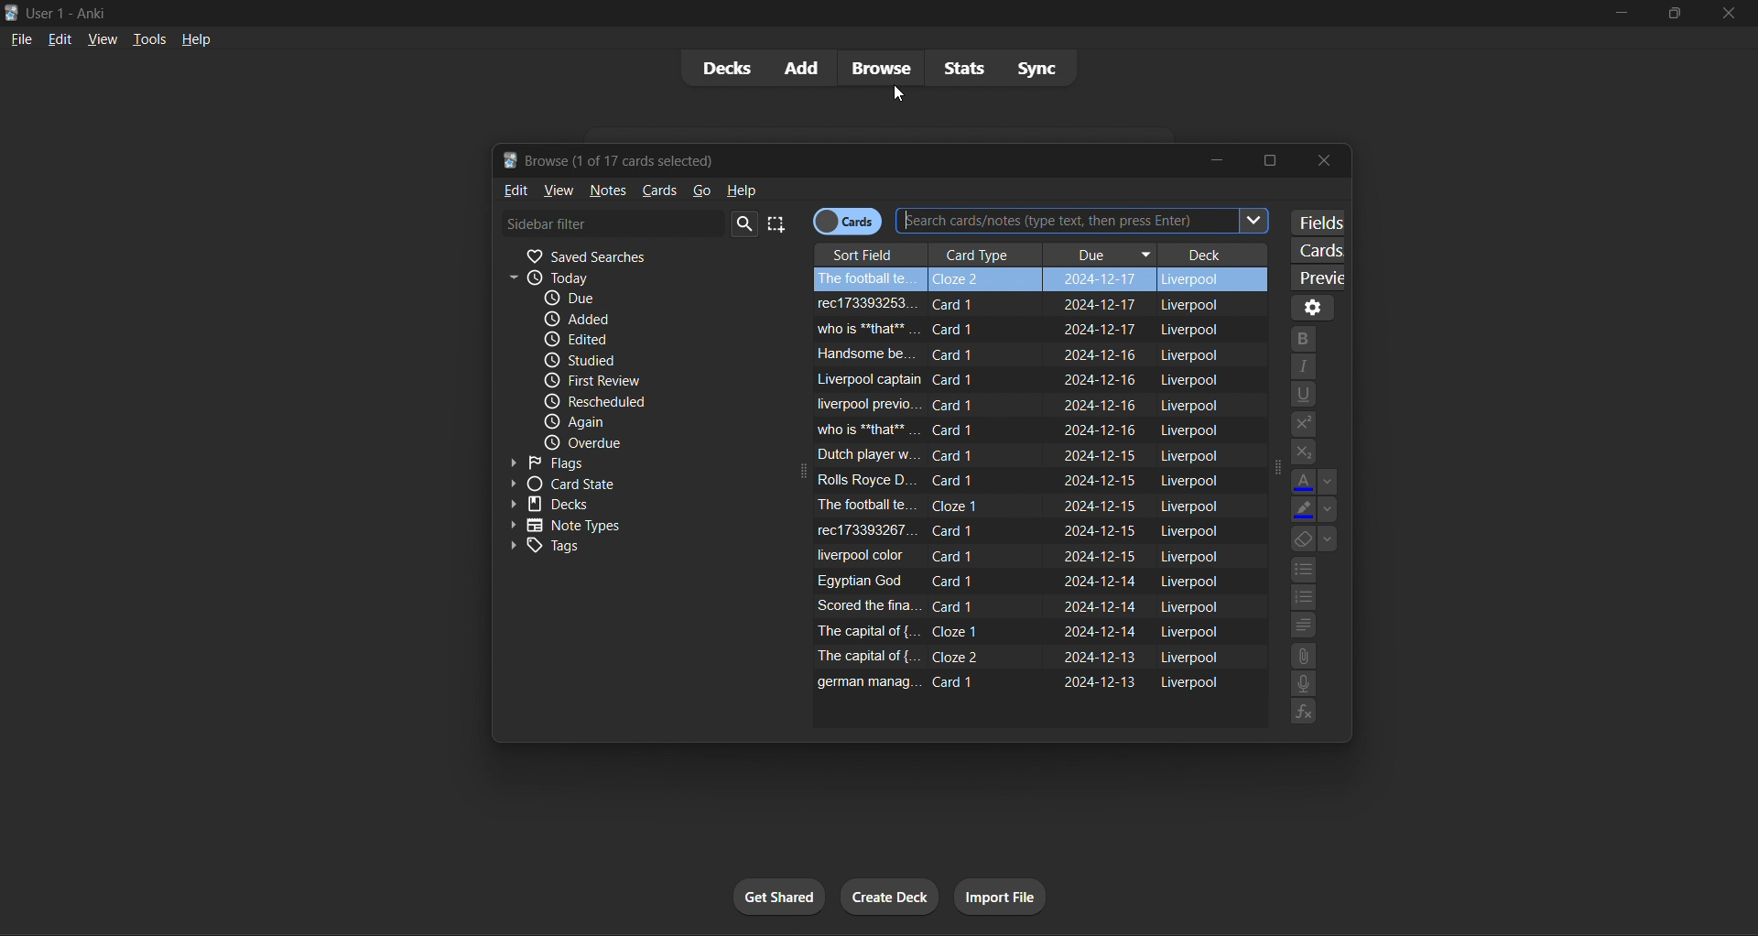 This screenshot has height=936, width=1758. Describe the element at coordinates (961, 480) in the screenshot. I see `card 1` at that location.